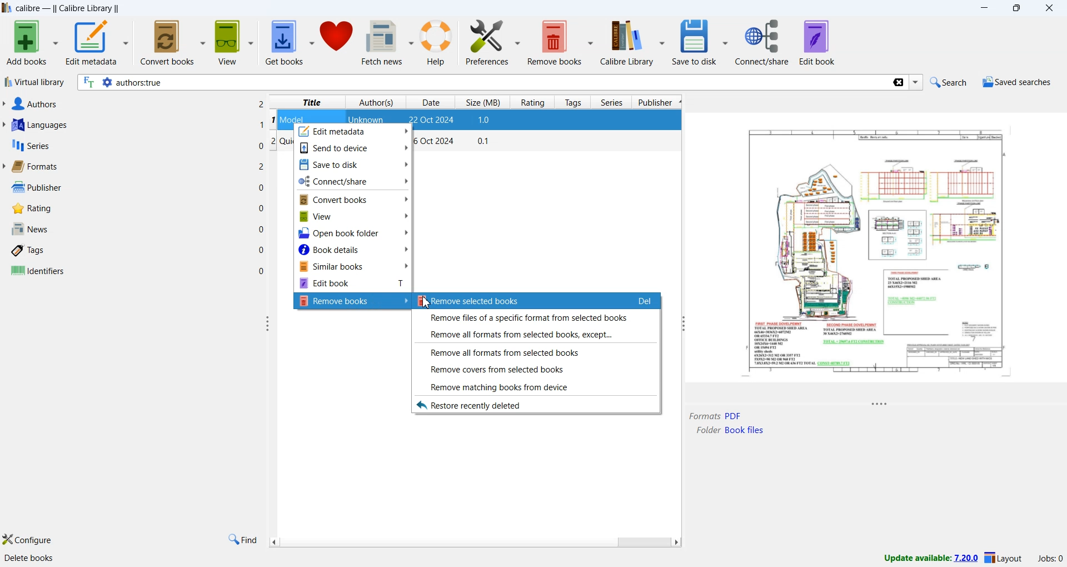  Describe the element at coordinates (1047, 560) in the screenshot. I see `jobs` at that location.